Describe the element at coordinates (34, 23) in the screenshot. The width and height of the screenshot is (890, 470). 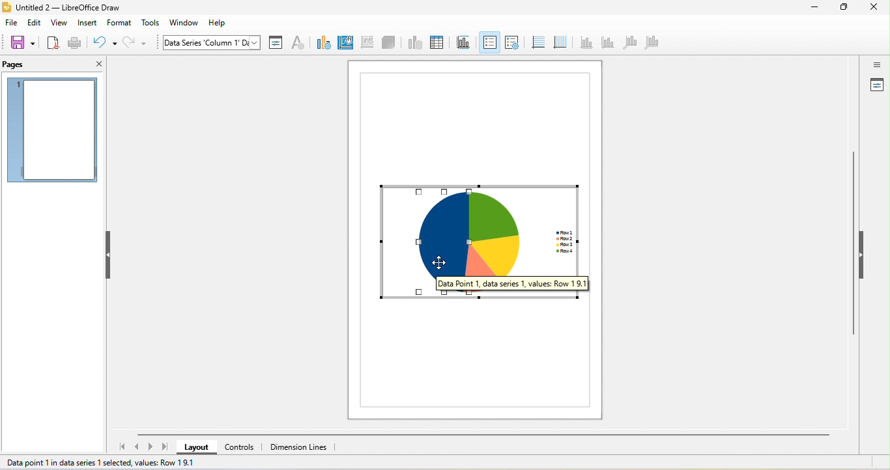
I see `edit` at that location.